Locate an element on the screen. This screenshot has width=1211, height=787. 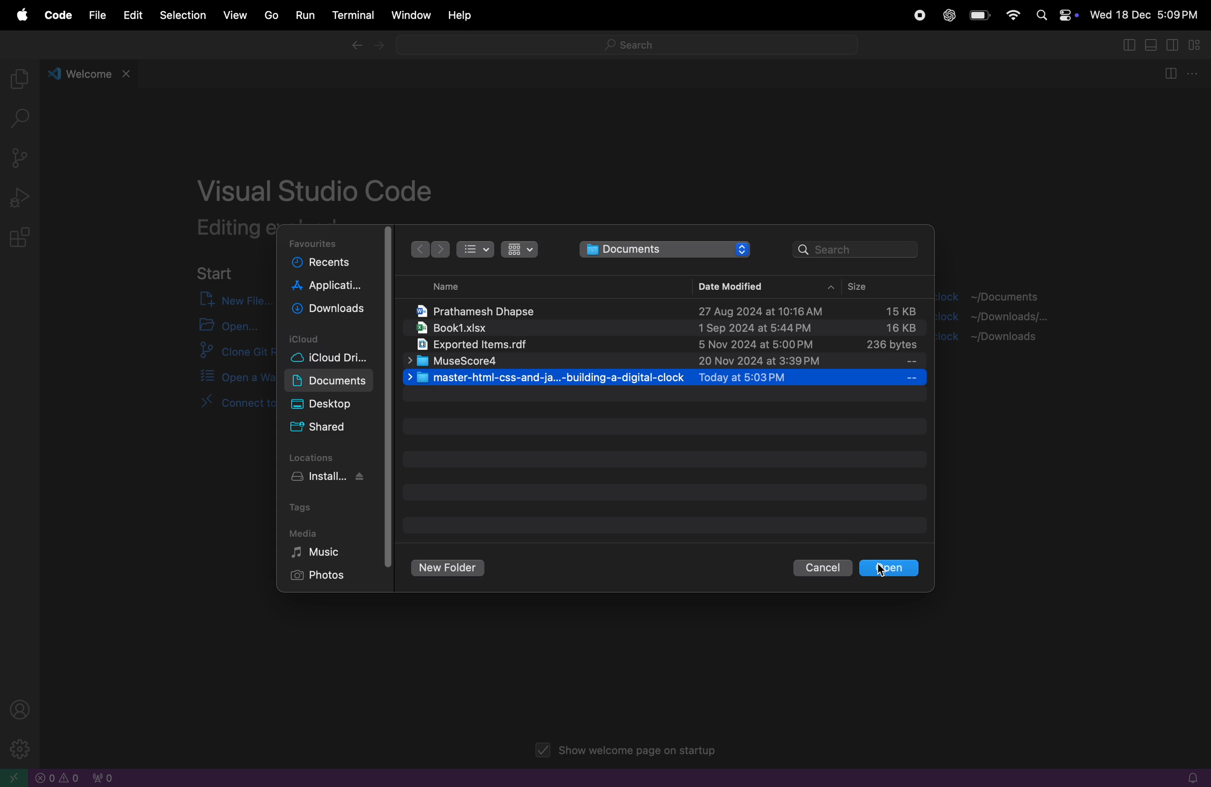
help is located at coordinates (460, 16).